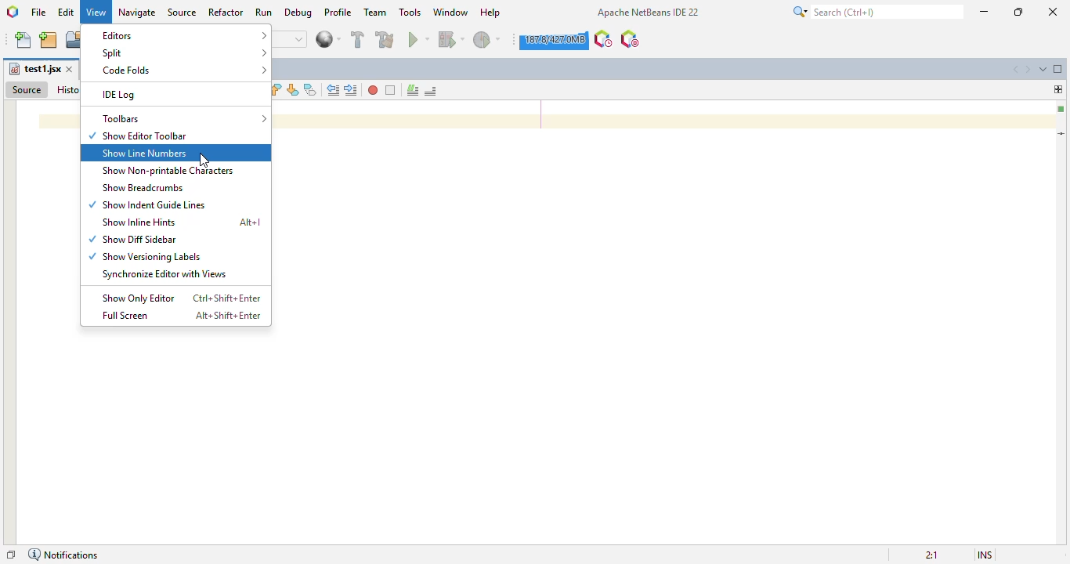  I want to click on stop macro reading, so click(391, 91).